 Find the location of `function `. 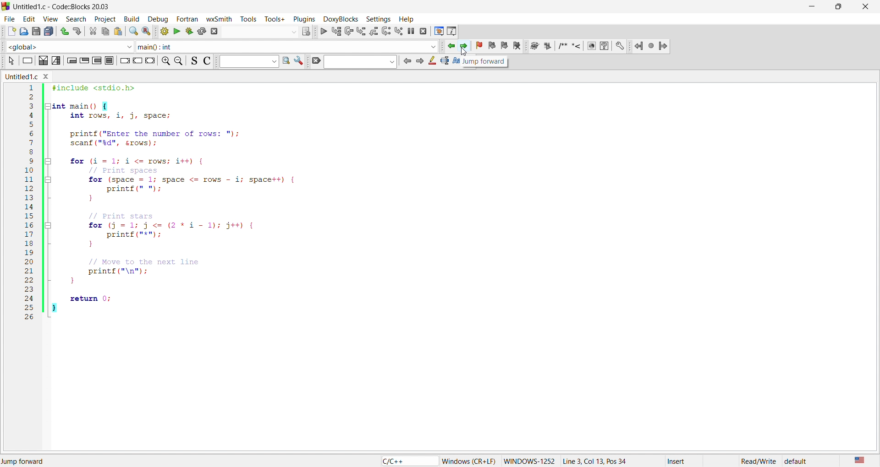

function  is located at coordinates (287, 46).